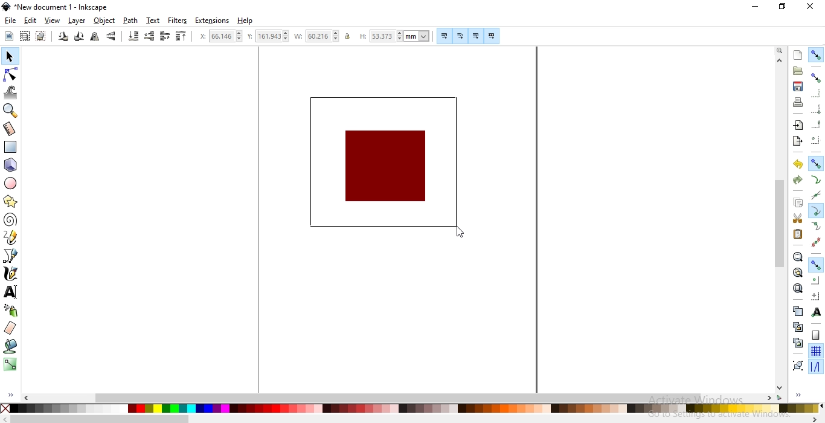  Describe the element at coordinates (59, 7) in the screenshot. I see `new document 1- Inkscape` at that location.